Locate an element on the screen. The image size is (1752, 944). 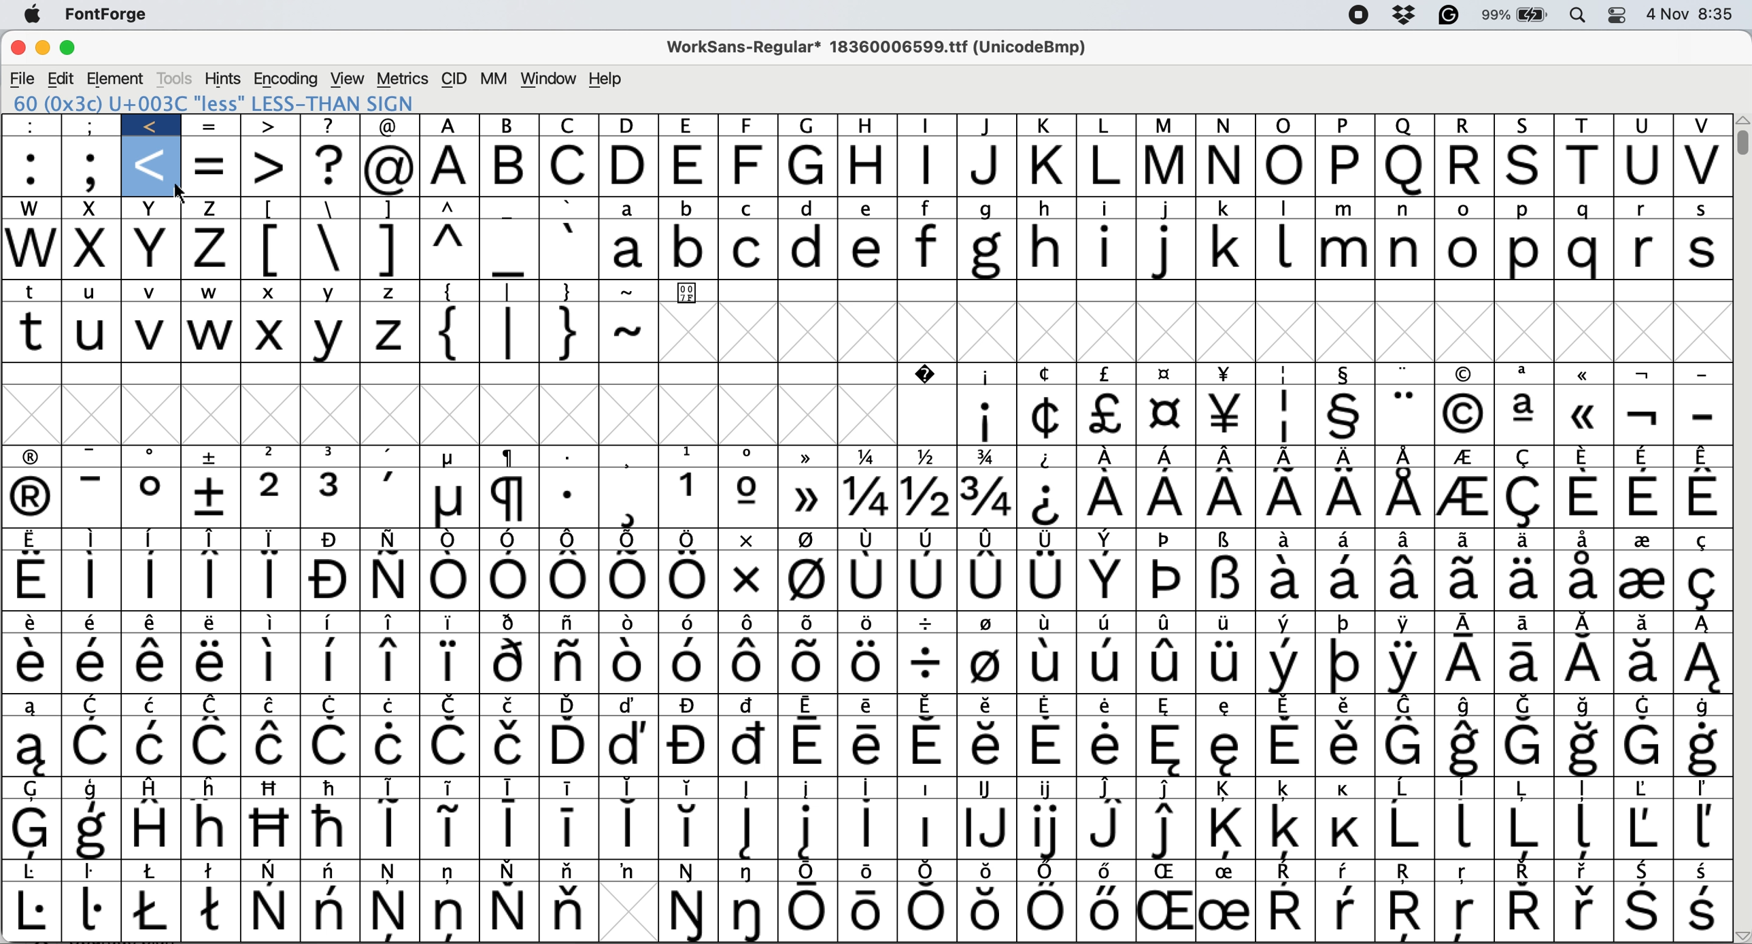
system logo is located at coordinates (34, 14).